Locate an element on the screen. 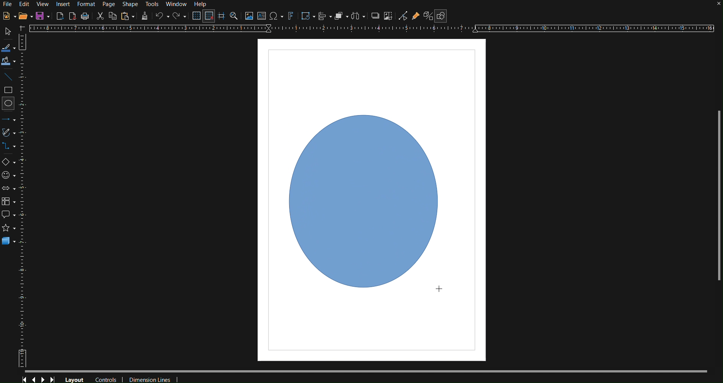  Export as PDF is located at coordinates (72, 16).